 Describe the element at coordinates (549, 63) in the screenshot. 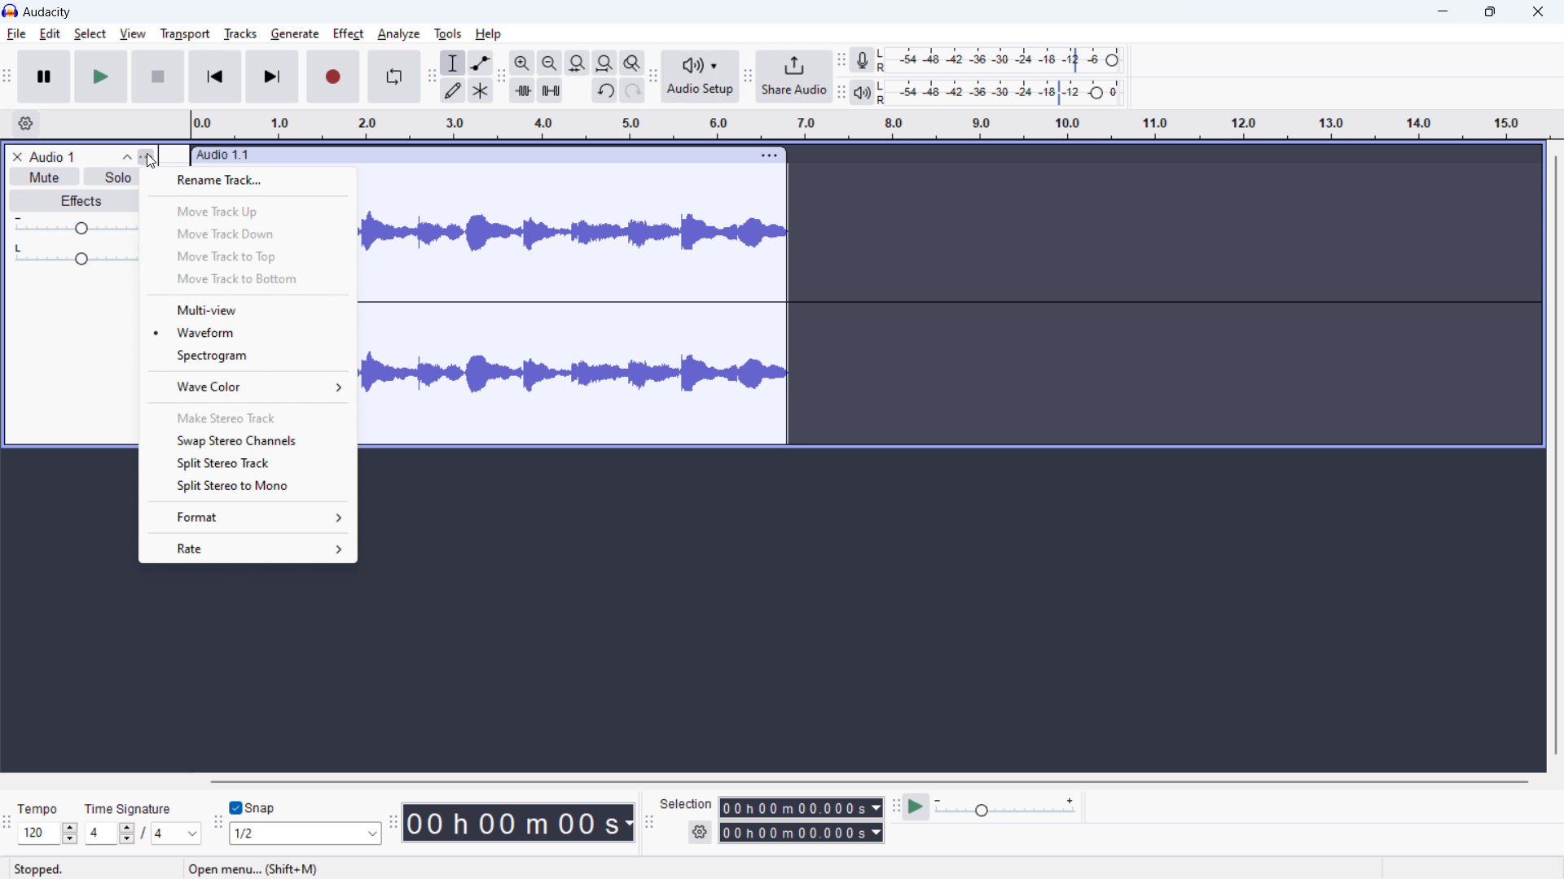

I see `zoom out` at that location.